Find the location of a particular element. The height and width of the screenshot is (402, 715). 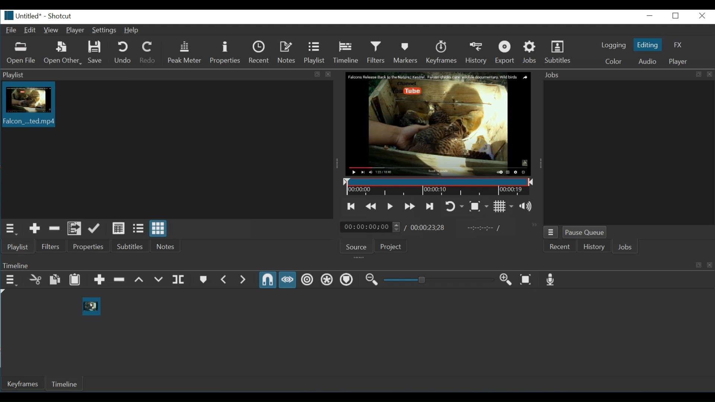

Settings is located at coordinates (104, 30).